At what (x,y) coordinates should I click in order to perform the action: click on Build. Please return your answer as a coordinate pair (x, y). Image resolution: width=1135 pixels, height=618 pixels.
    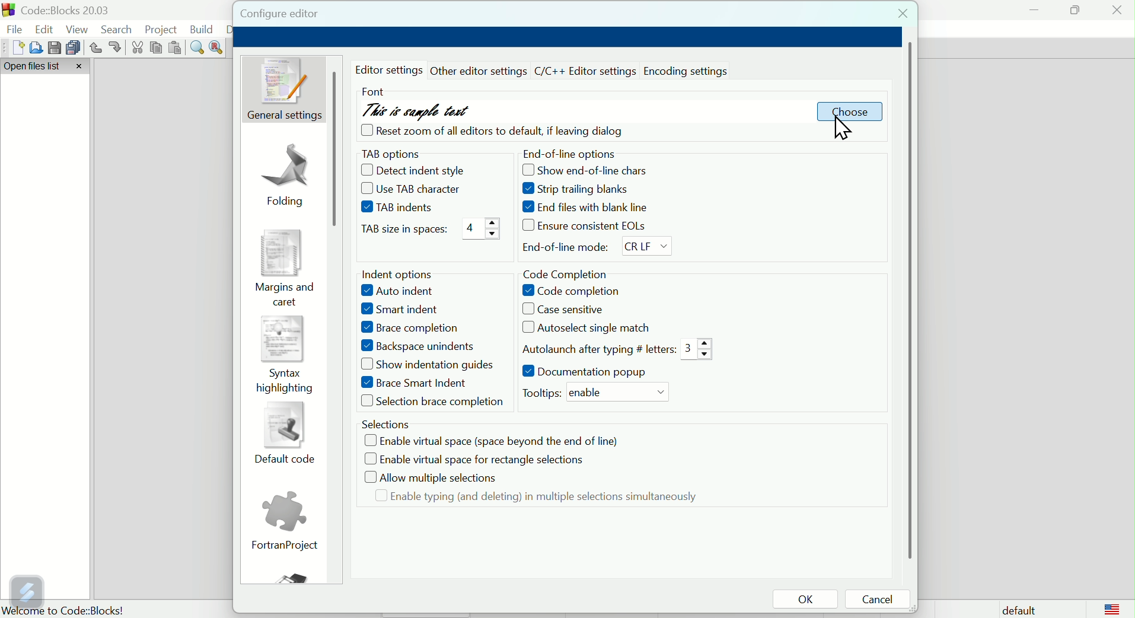
    Looking at the image, I should click on (202, 29).